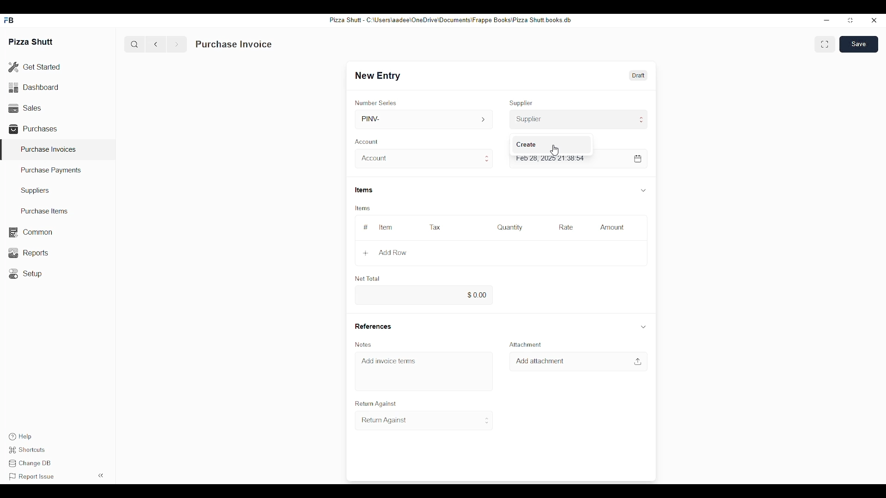 This screenshot has height=498, width=886. Describe the element at coordinates (41, 211) in the screenshot. I see `Purchase Items` at that location.